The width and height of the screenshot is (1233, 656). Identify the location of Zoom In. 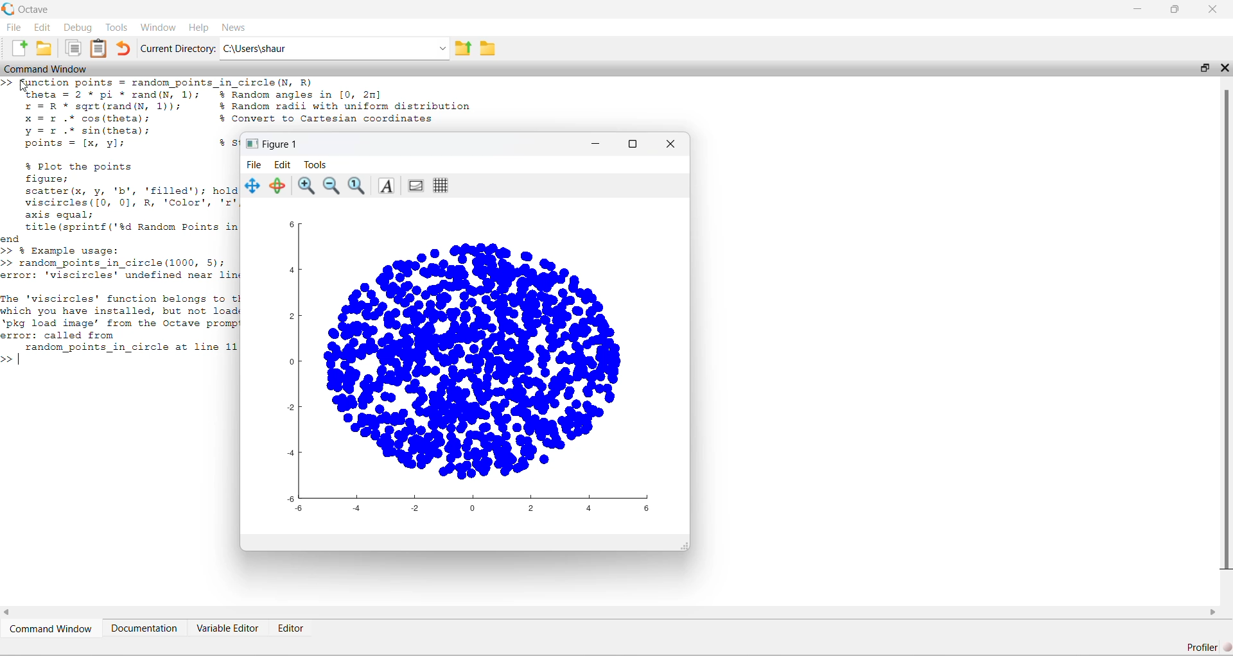
(304, 186).